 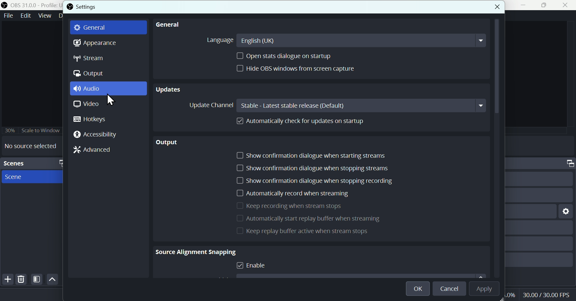 What do you see at coordinates (95, 135) in the screenshot?
I see `Accessibility` at bounding box center [95, 135].